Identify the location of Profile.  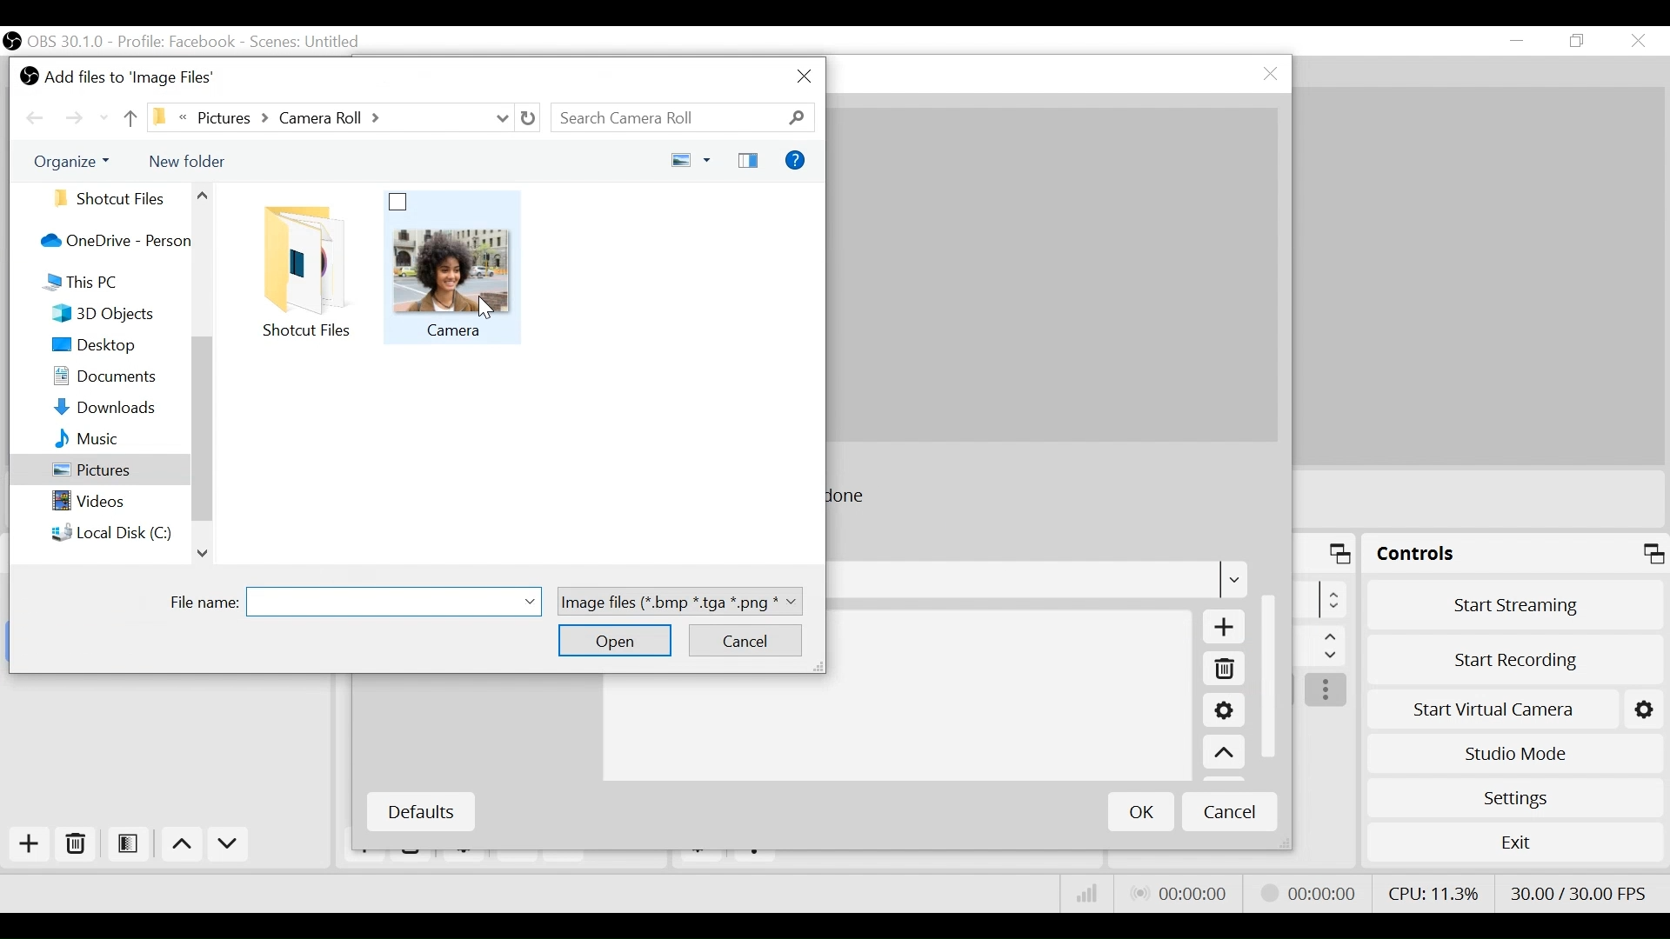
(177, 42).